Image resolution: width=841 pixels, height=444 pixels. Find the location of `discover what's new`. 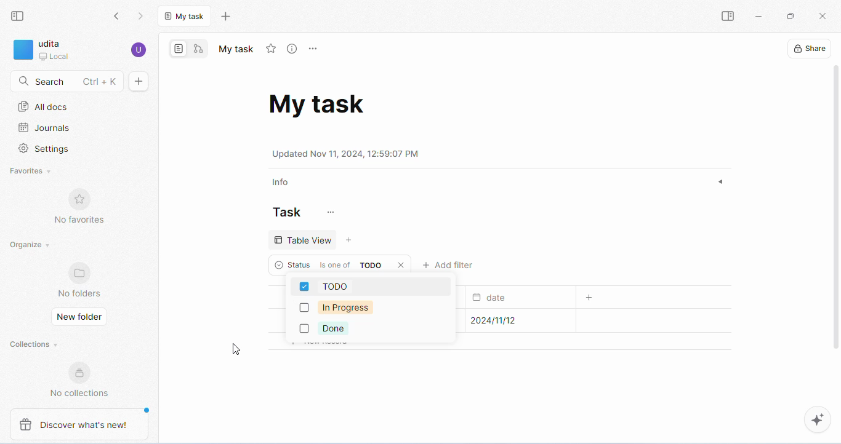

discover what's new is located at coordinates (78, 424).